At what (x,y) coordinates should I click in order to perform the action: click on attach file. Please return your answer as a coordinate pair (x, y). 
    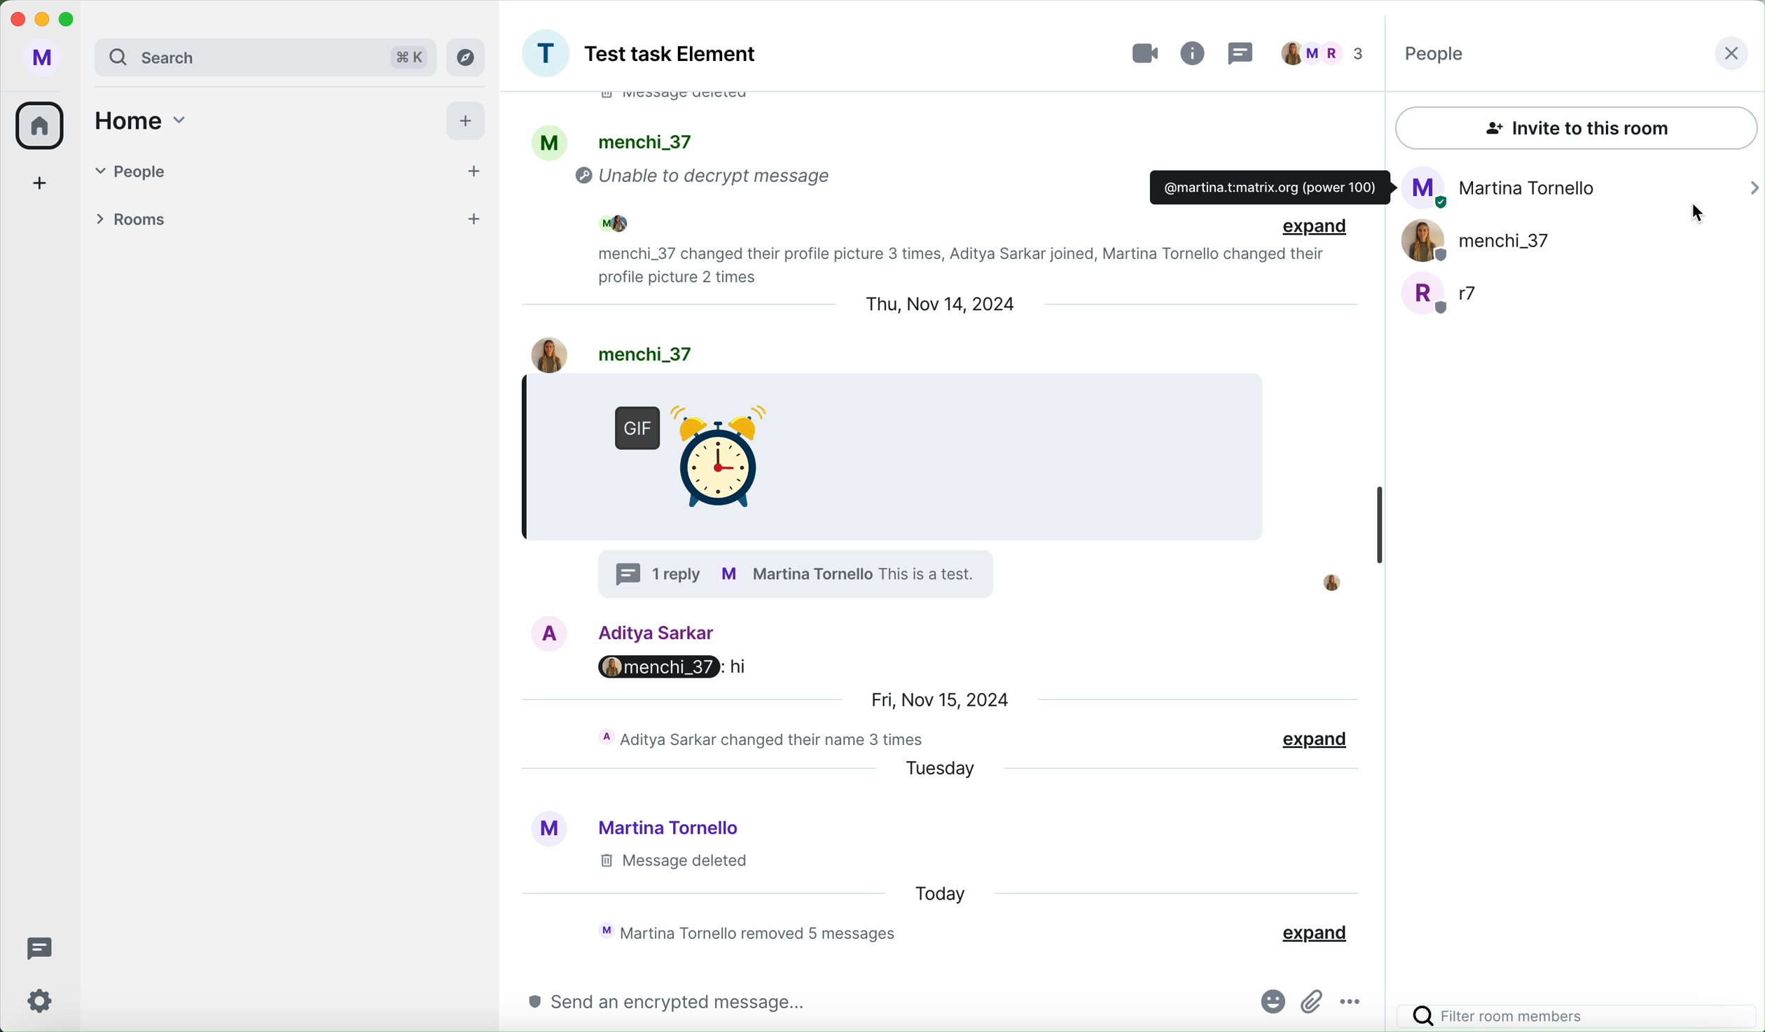
    Looking at the image, I should click on (1313, 999).